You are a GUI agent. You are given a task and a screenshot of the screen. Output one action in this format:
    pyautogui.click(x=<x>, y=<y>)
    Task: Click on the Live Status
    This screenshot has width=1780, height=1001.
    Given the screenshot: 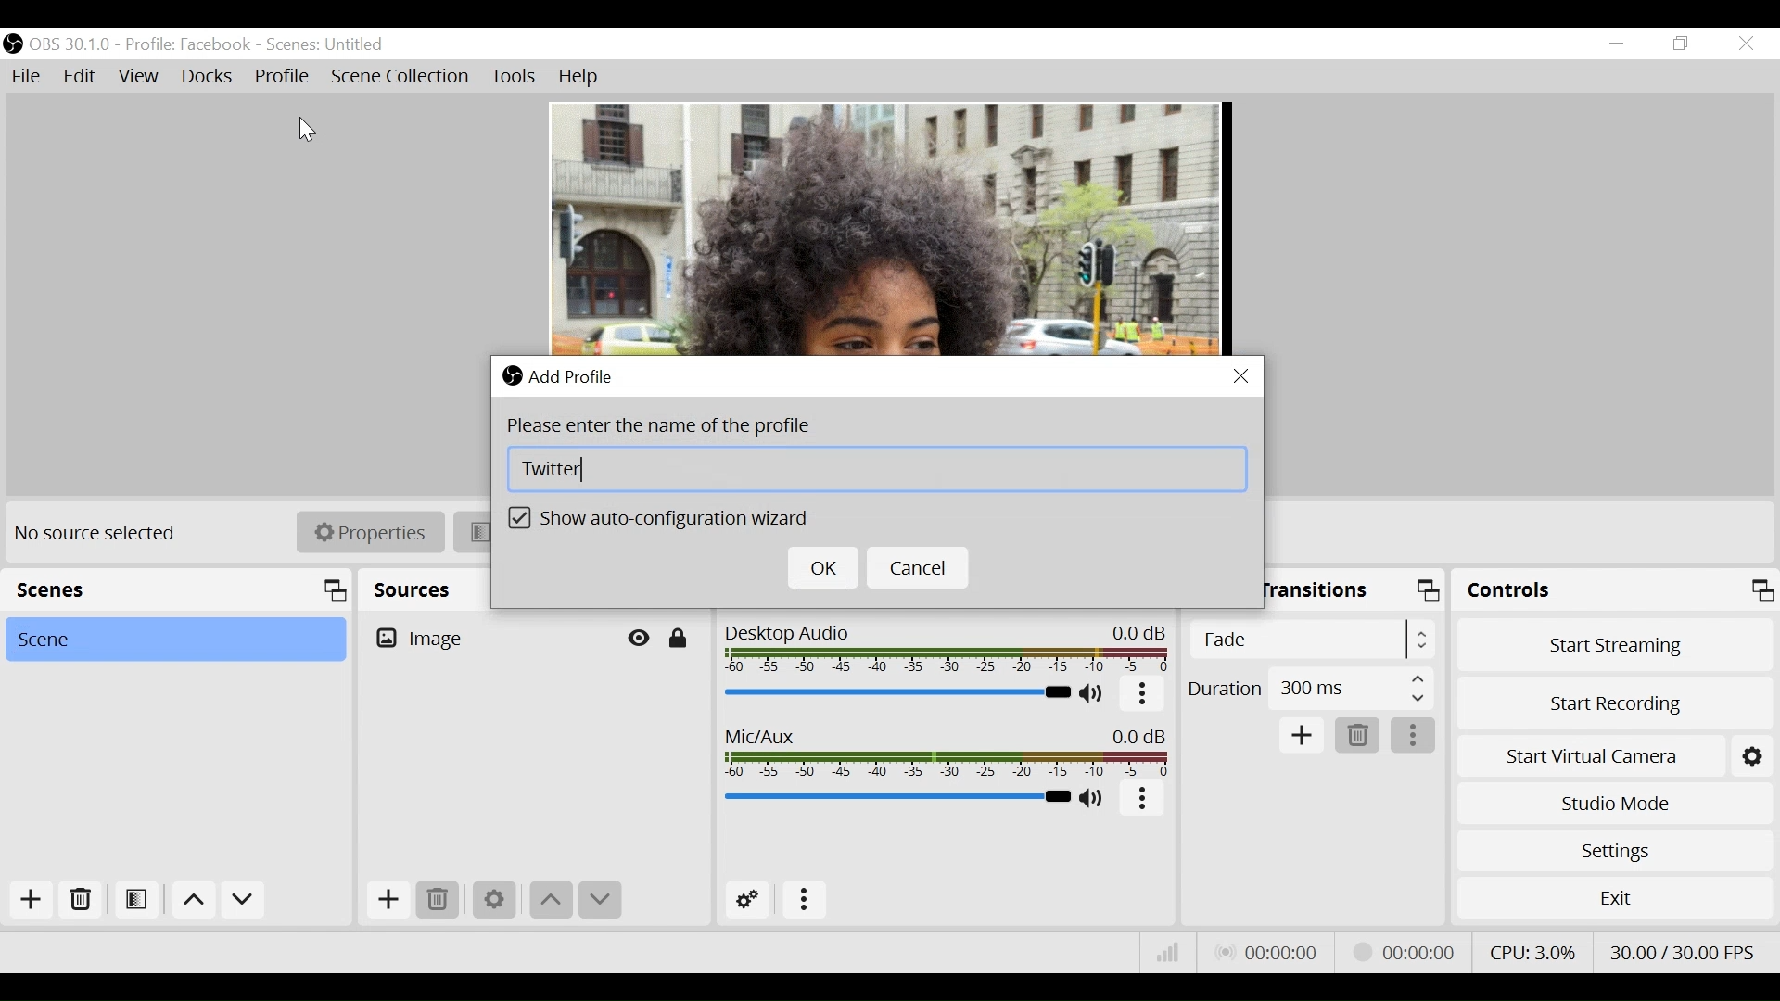 What is the action you would take?
    pyautogui.click(x=1271, y=951)
    